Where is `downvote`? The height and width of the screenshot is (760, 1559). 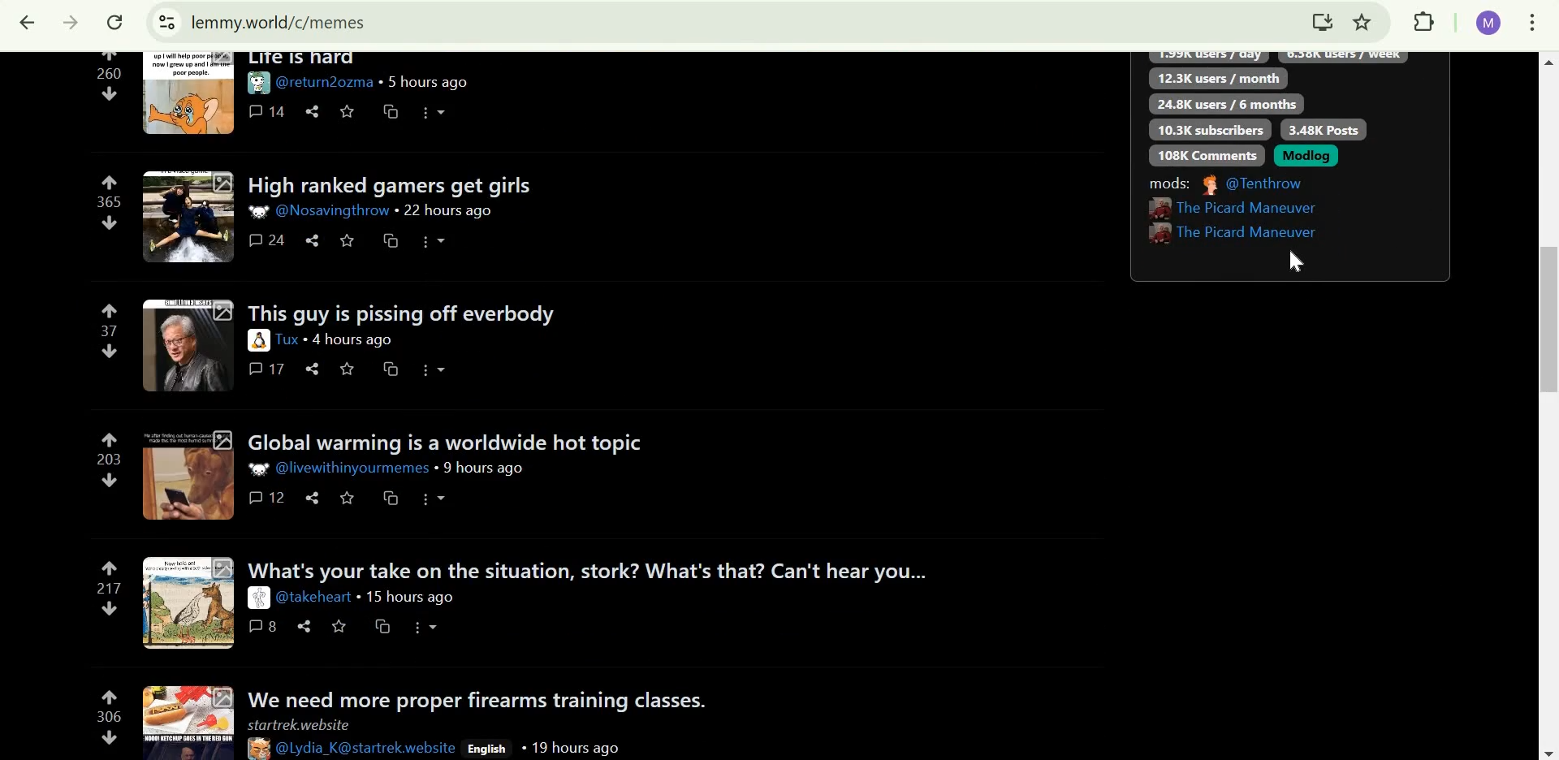
downvote is located at coordinates (110, 736).